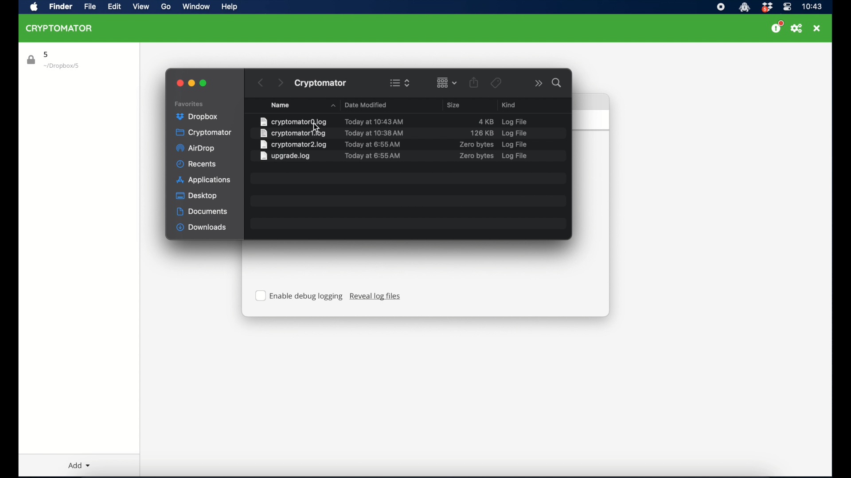 The image size is (851, 478). Describe the element at coordinates (292, 133) in the screenshot. I see `file` at that location.